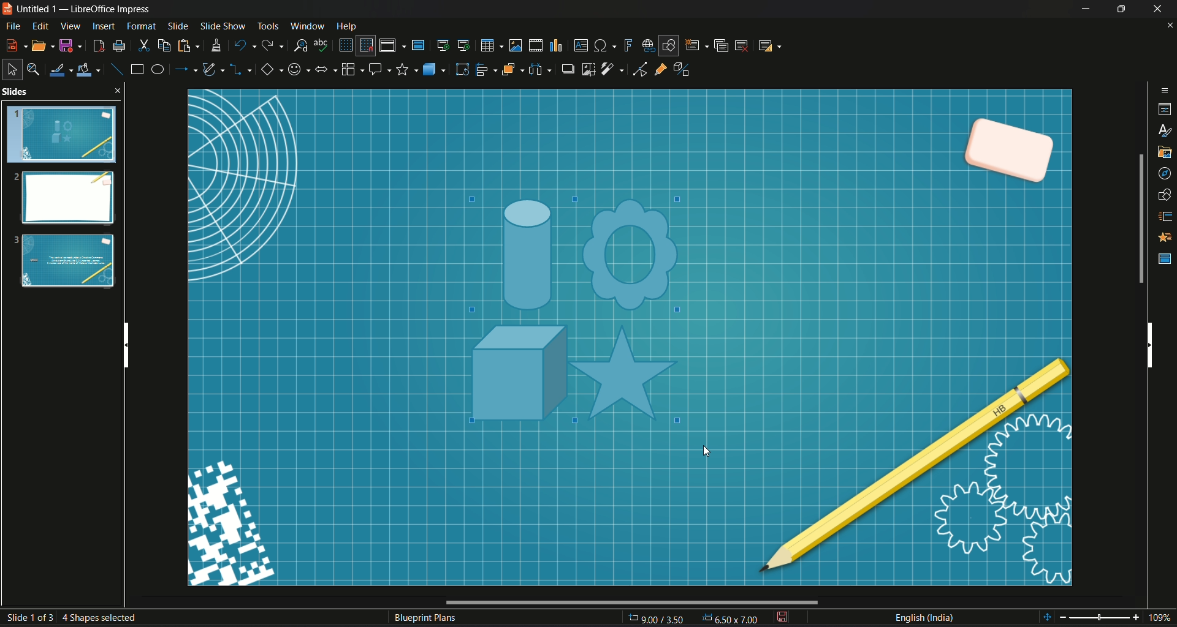 Image resolution: width=1177 pixels, height=627 pixels. Describe the element at coordinates (297, 71) in the screenshot. I see `symbol shape` at that location.